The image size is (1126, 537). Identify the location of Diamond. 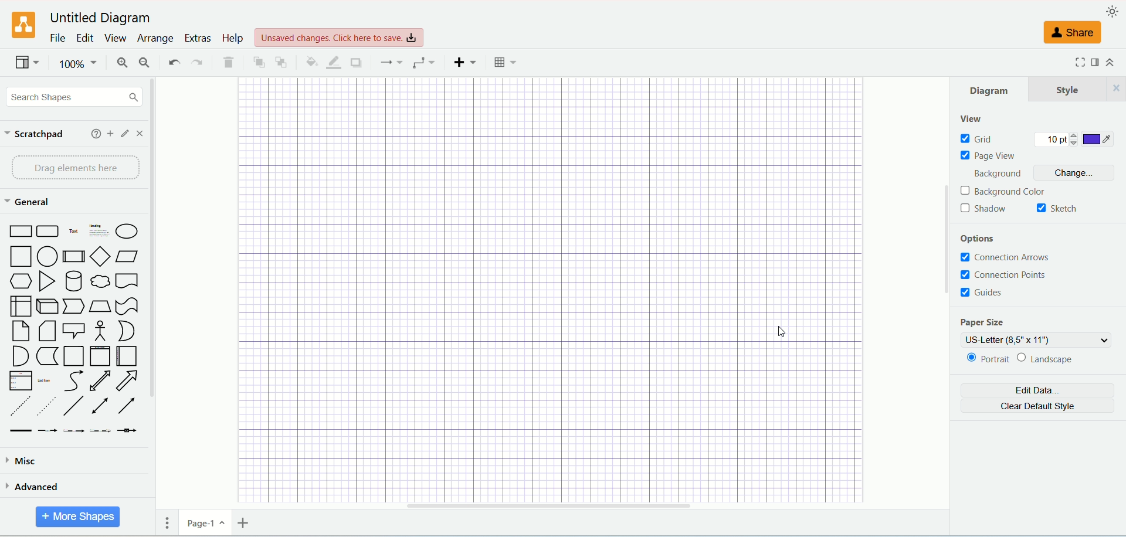
(101, 258).